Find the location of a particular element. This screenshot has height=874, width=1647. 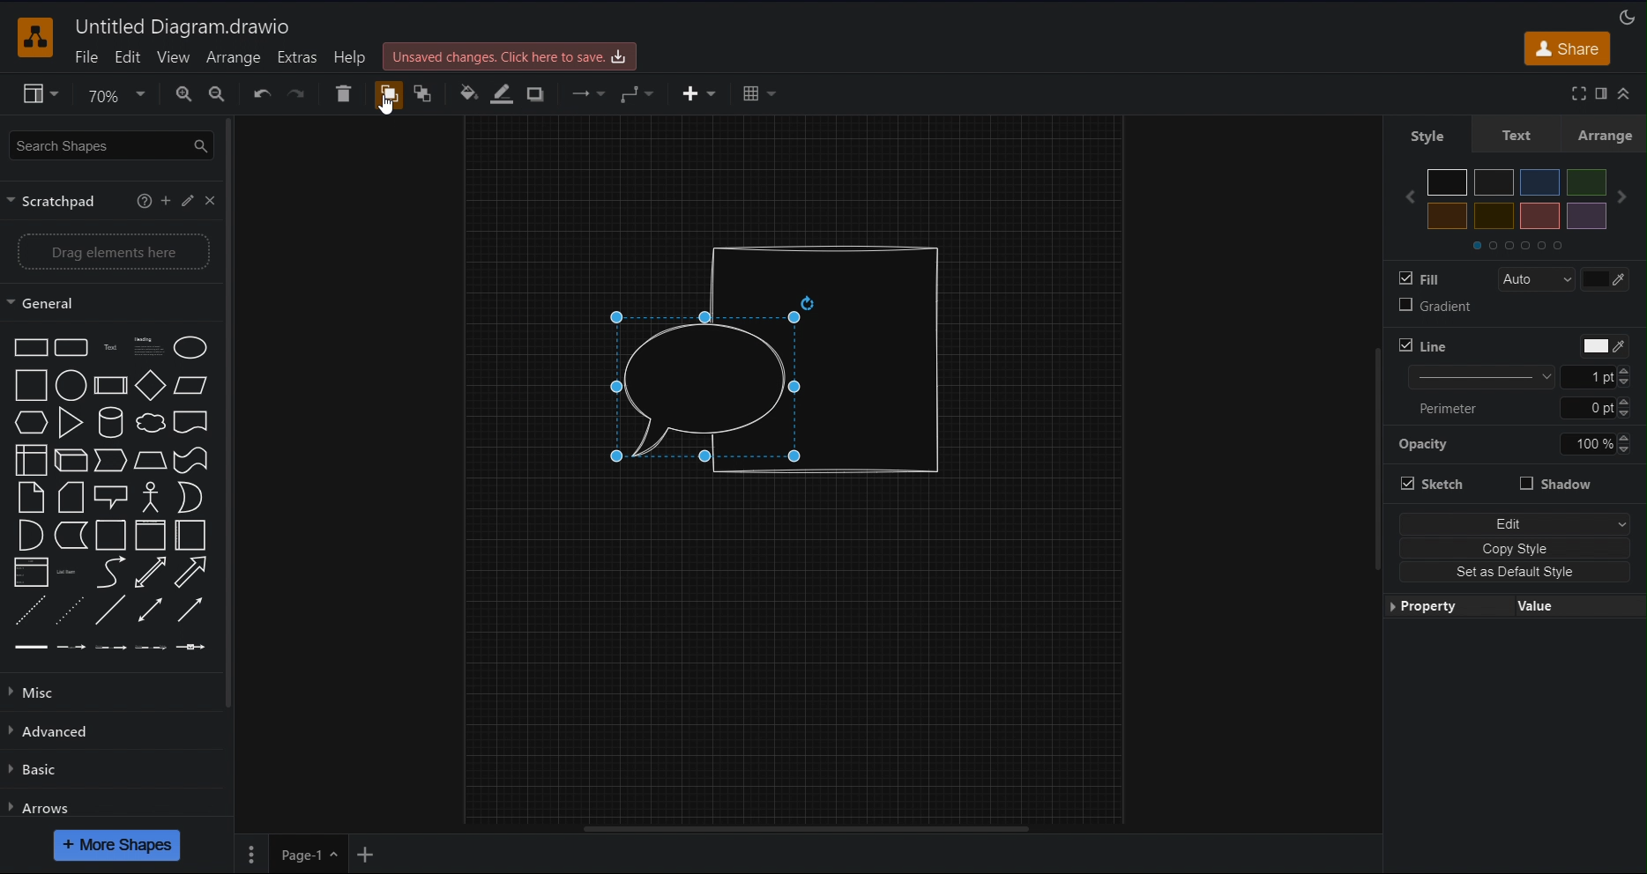

Shadow is located at coordinates (537, 93).